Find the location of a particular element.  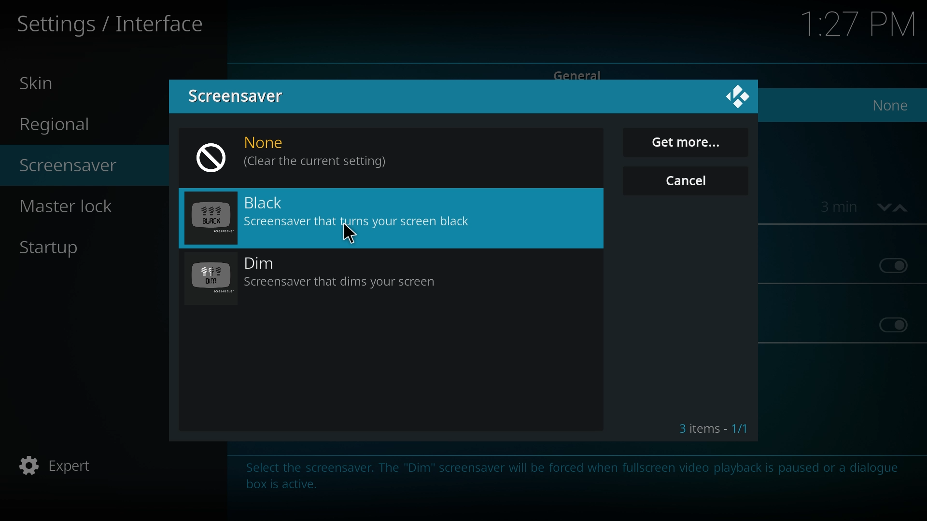

kodi is located at coordinates (739, 96).